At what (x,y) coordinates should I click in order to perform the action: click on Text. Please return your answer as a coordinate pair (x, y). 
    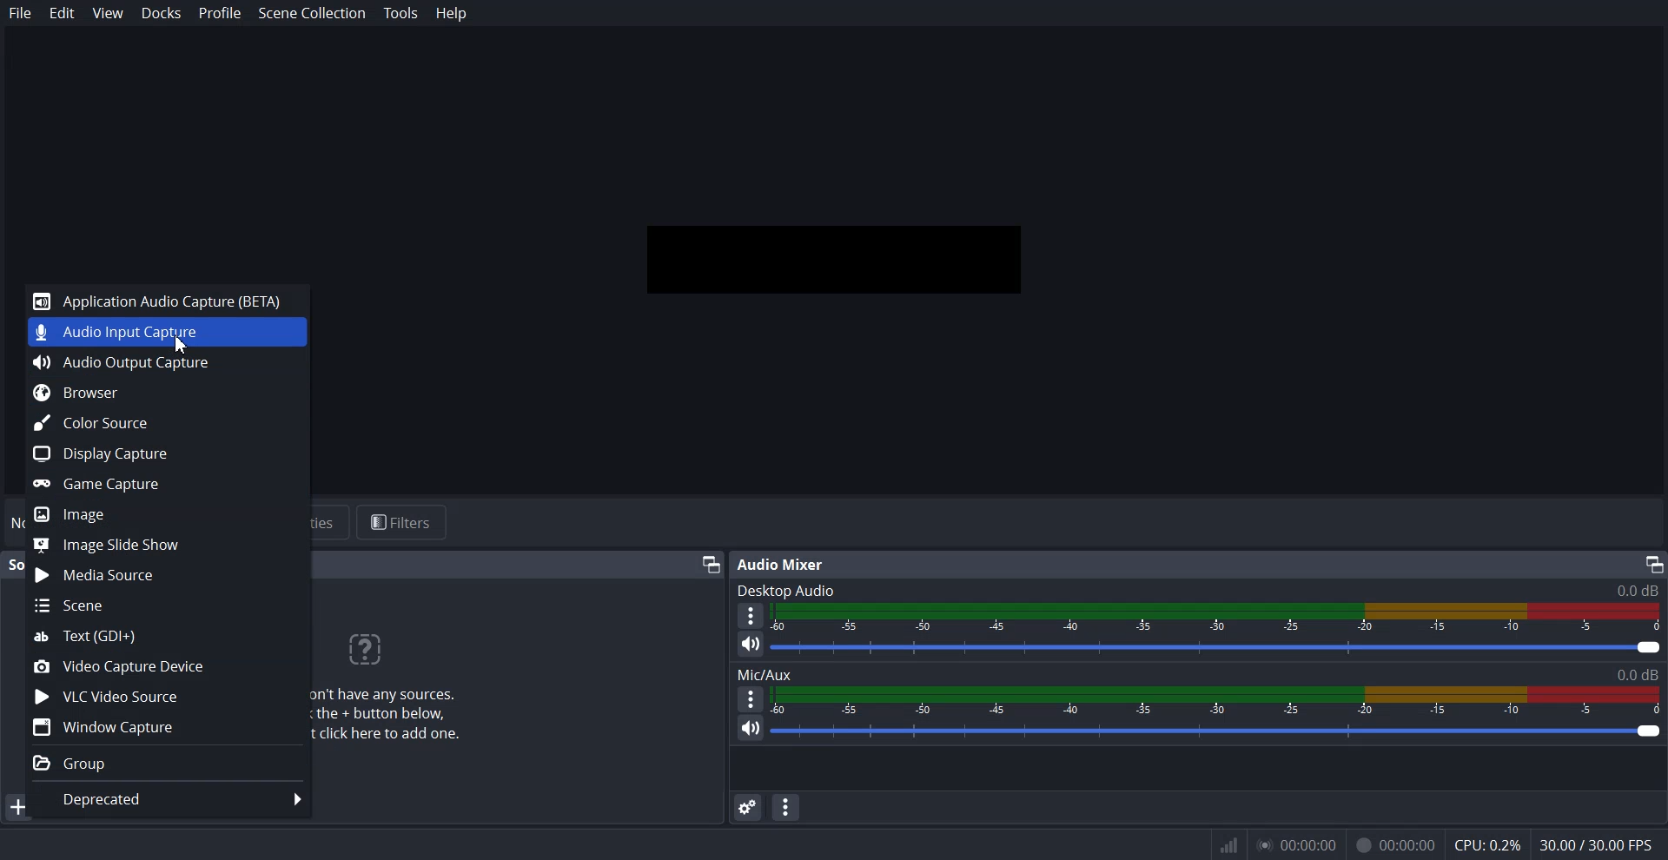
    Looking at the image, I should click on (1200, 590).